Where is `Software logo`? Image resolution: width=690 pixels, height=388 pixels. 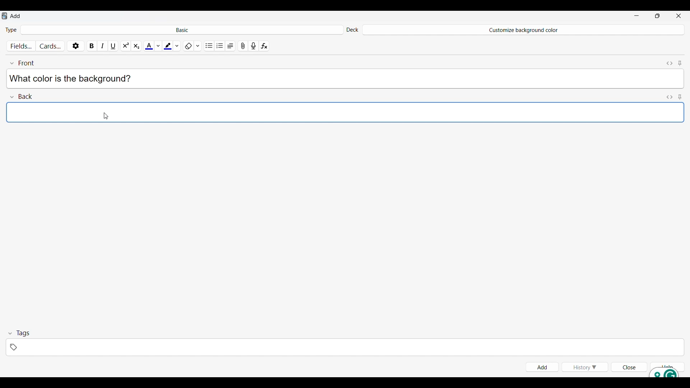 Software logo is located at coordinates (4, 16).